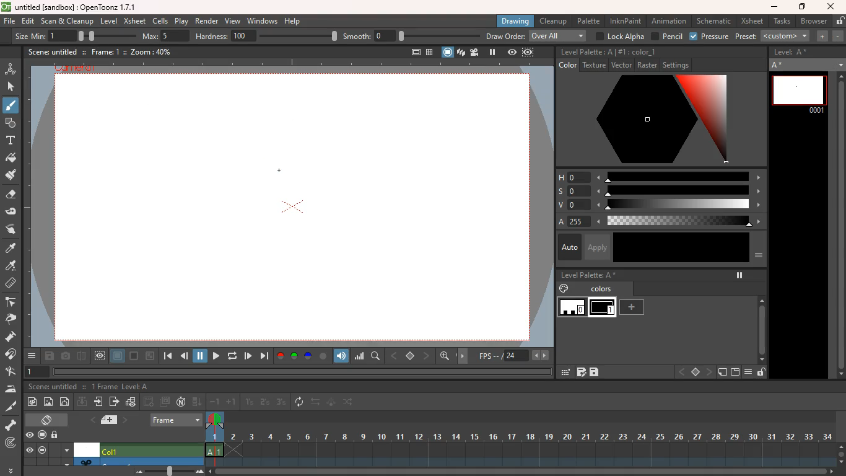 The width and height of the screenshot is (846, 476). What do you see at coordinates (181, 403) in the screenshot?
I see `n` at bounding box center [181, 403].